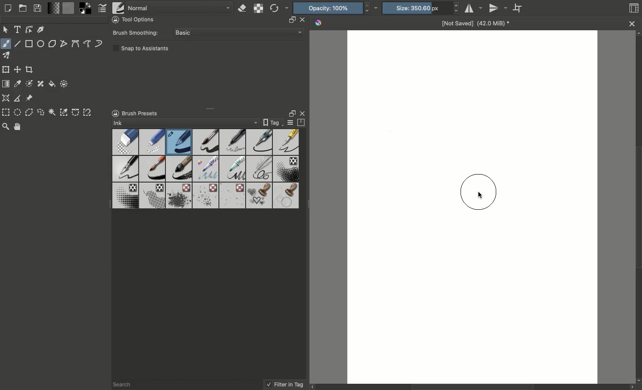 The image size is (642, 390). What do you see at coordinates (18, 98) in the screenshot?
I see `Measure distance` at bounding box center [18, 98].